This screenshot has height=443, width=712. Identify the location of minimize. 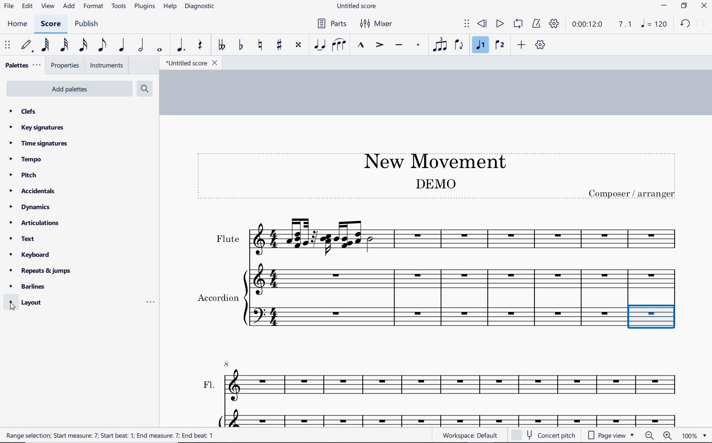
(664, 6).